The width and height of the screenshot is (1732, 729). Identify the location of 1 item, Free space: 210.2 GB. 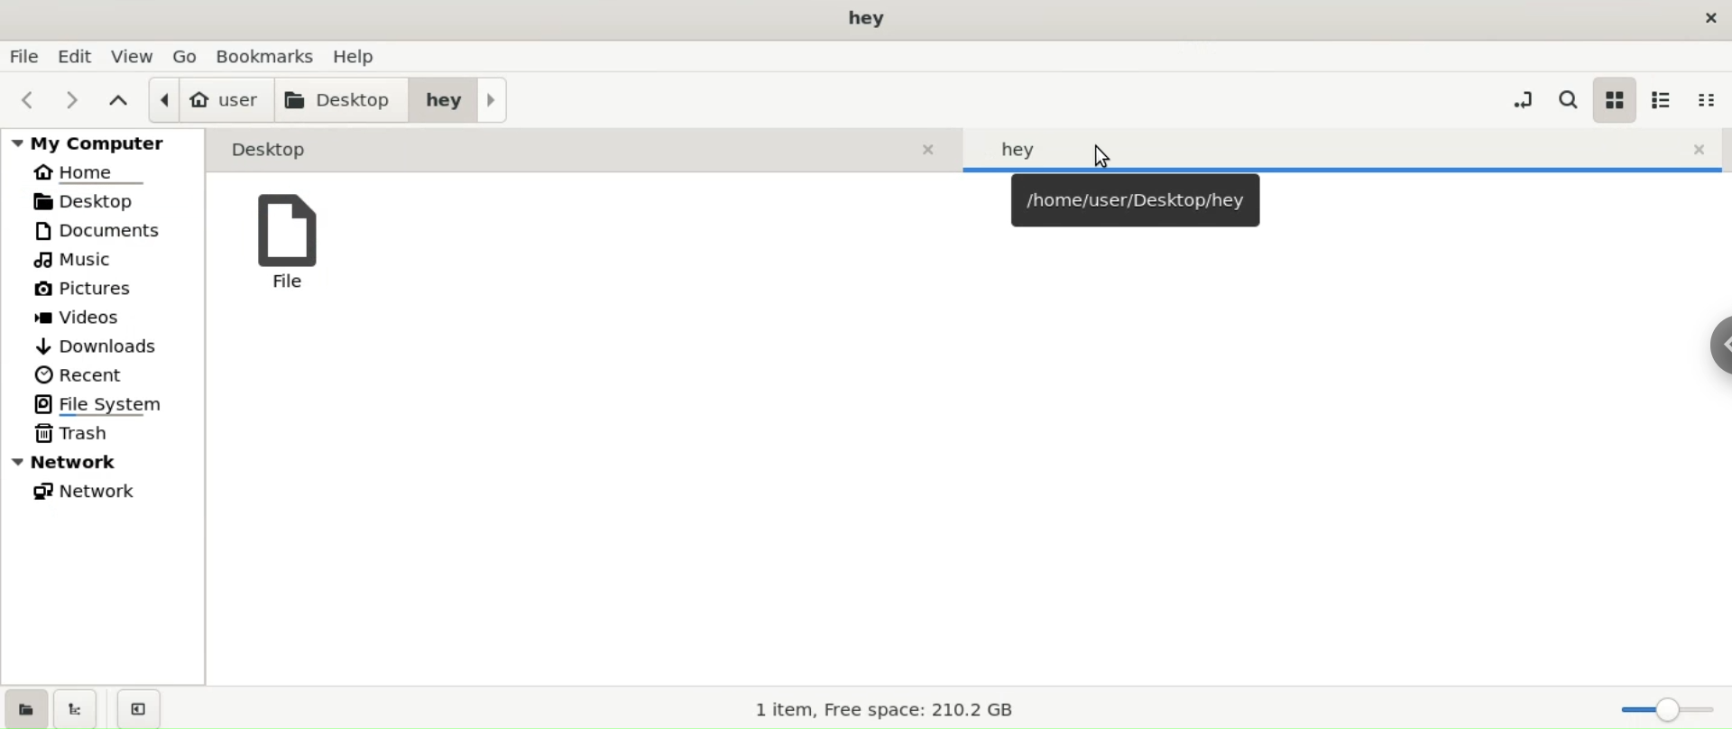
(878, 710).